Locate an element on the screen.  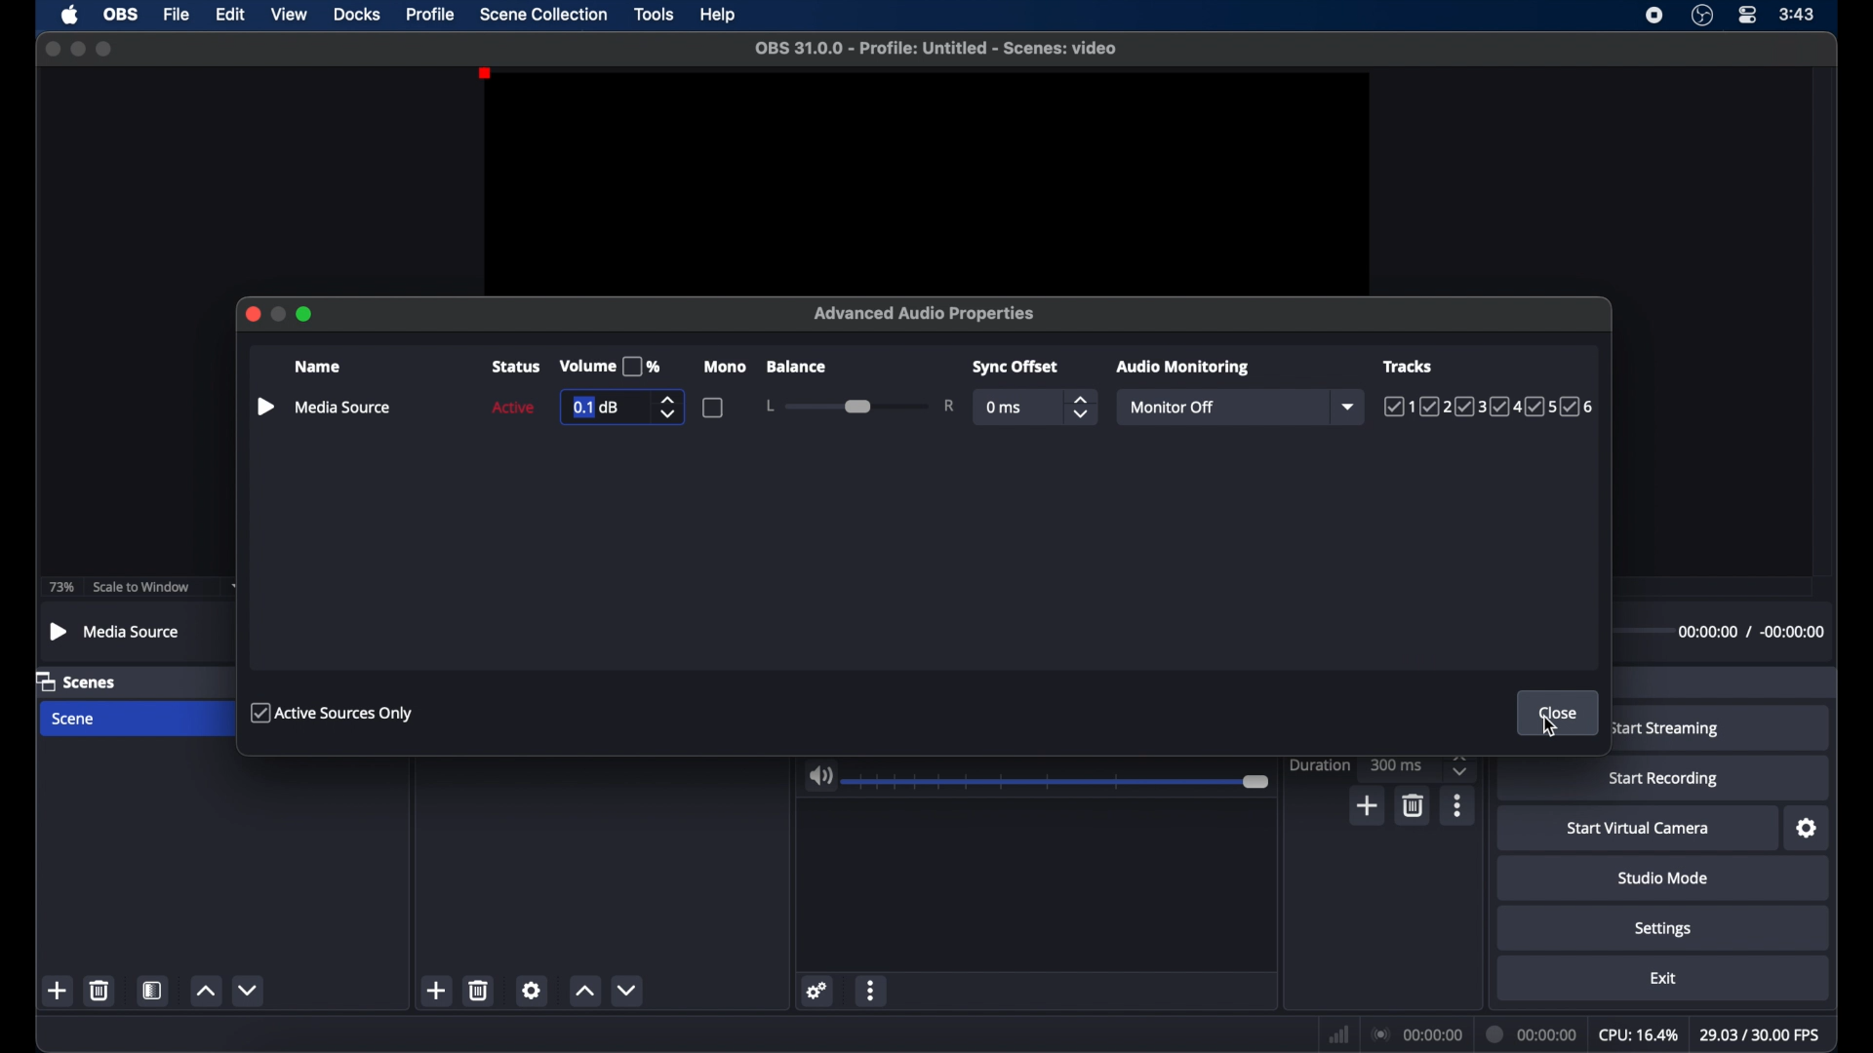
media source is located at coordinates (322, 406).